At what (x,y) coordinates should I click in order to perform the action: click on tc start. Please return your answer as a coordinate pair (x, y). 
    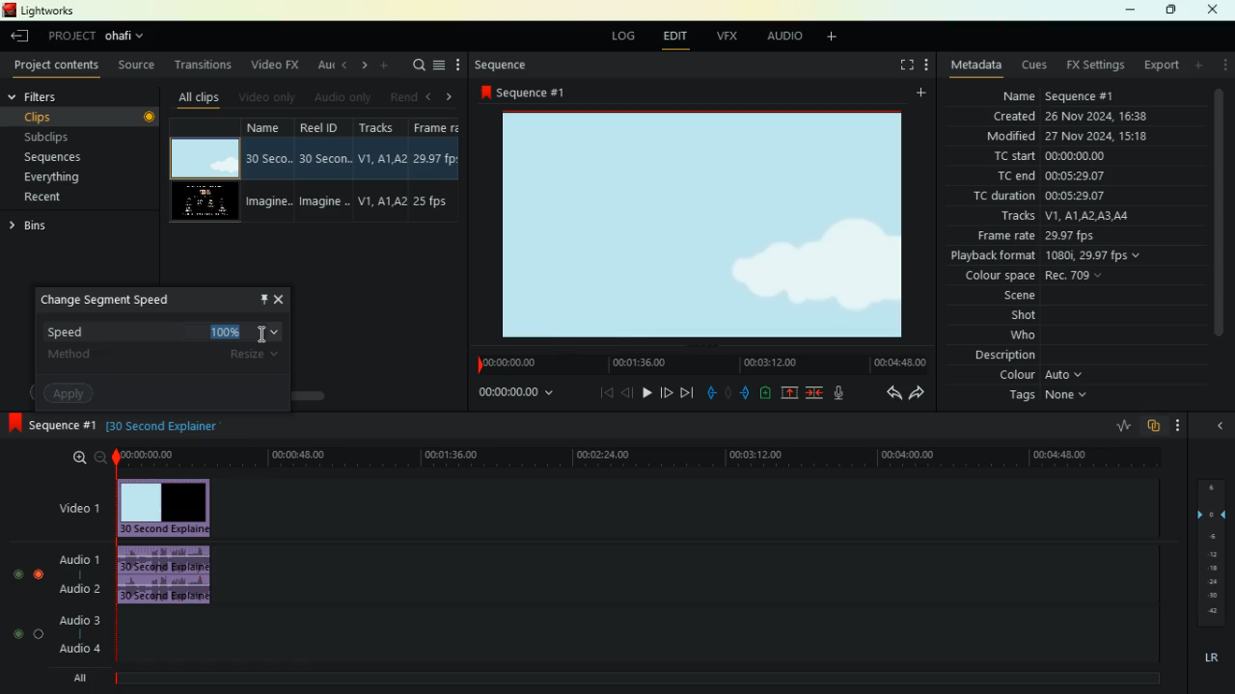
    Looking at the image, I should click on (1073, 155).